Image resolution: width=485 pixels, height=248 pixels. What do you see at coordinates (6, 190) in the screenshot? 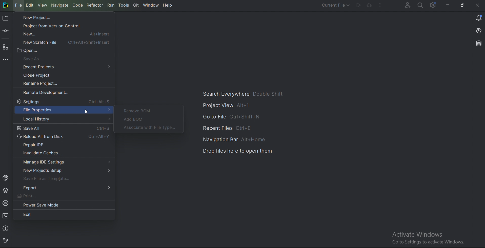
I see `Python package` at bounding box center [6, 190].